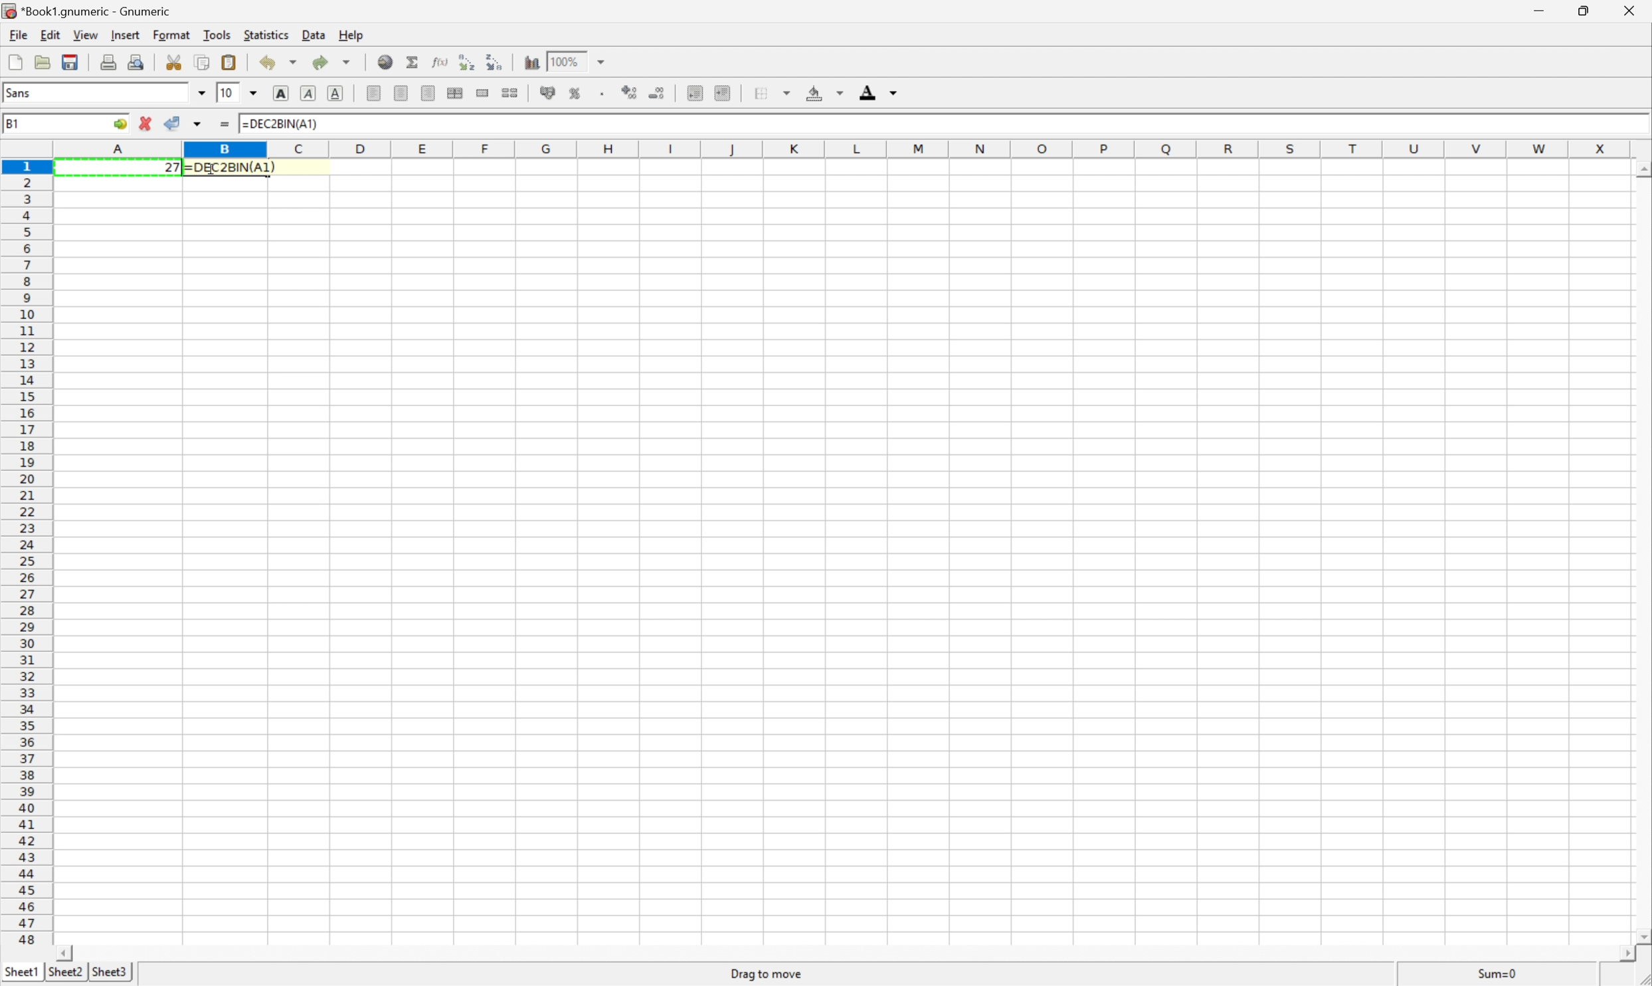  I want to click on Italic, so click(307, 94).